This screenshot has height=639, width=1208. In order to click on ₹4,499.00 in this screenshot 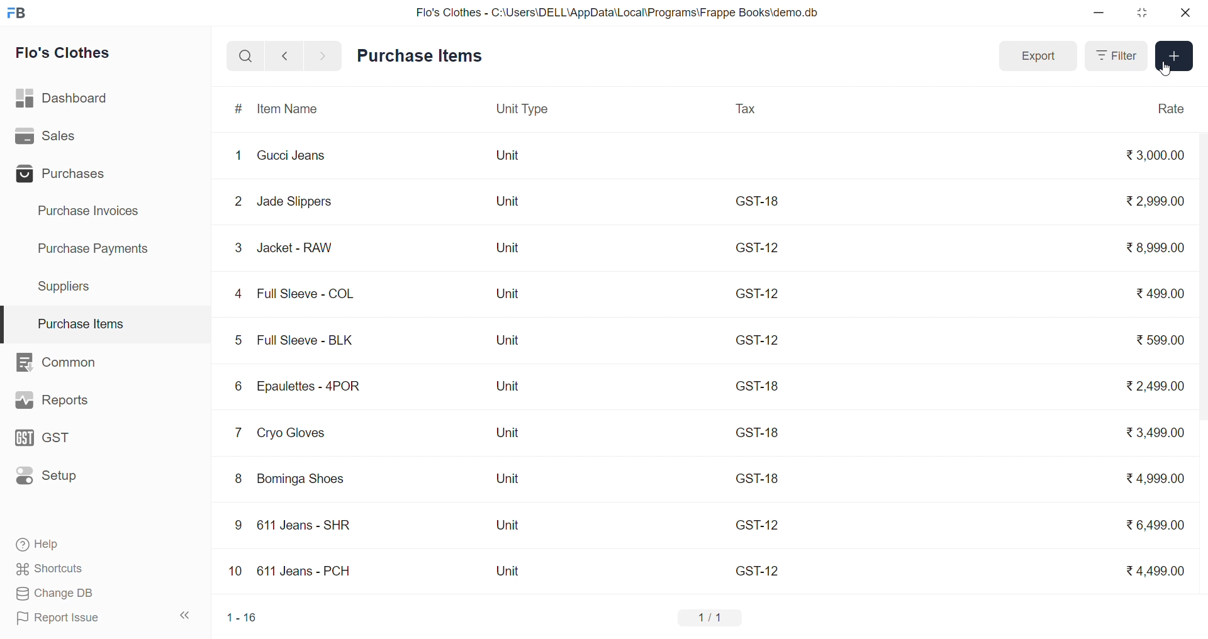, I will do `click(1155, 572)`.